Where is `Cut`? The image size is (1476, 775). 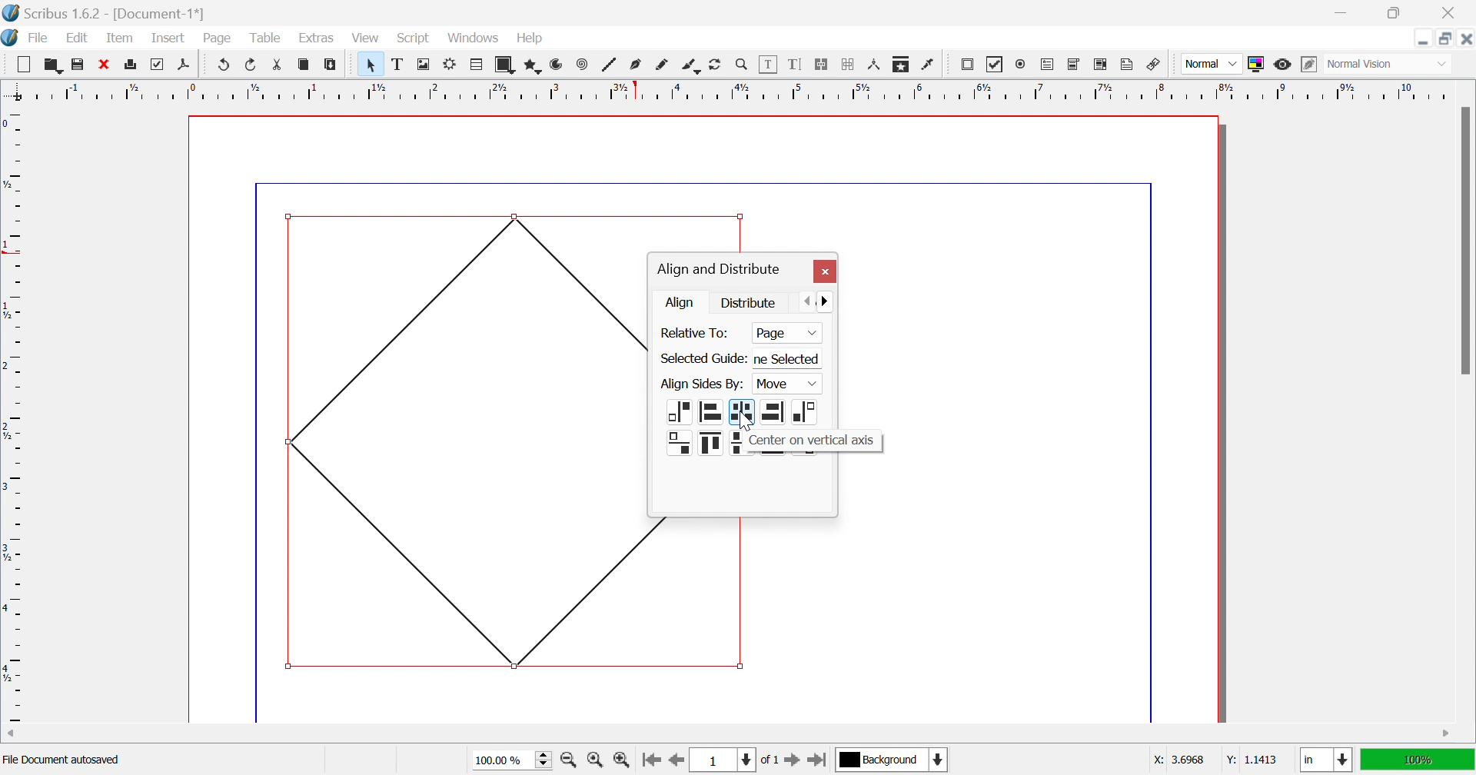
Cut is located at coordinates (281, 67).